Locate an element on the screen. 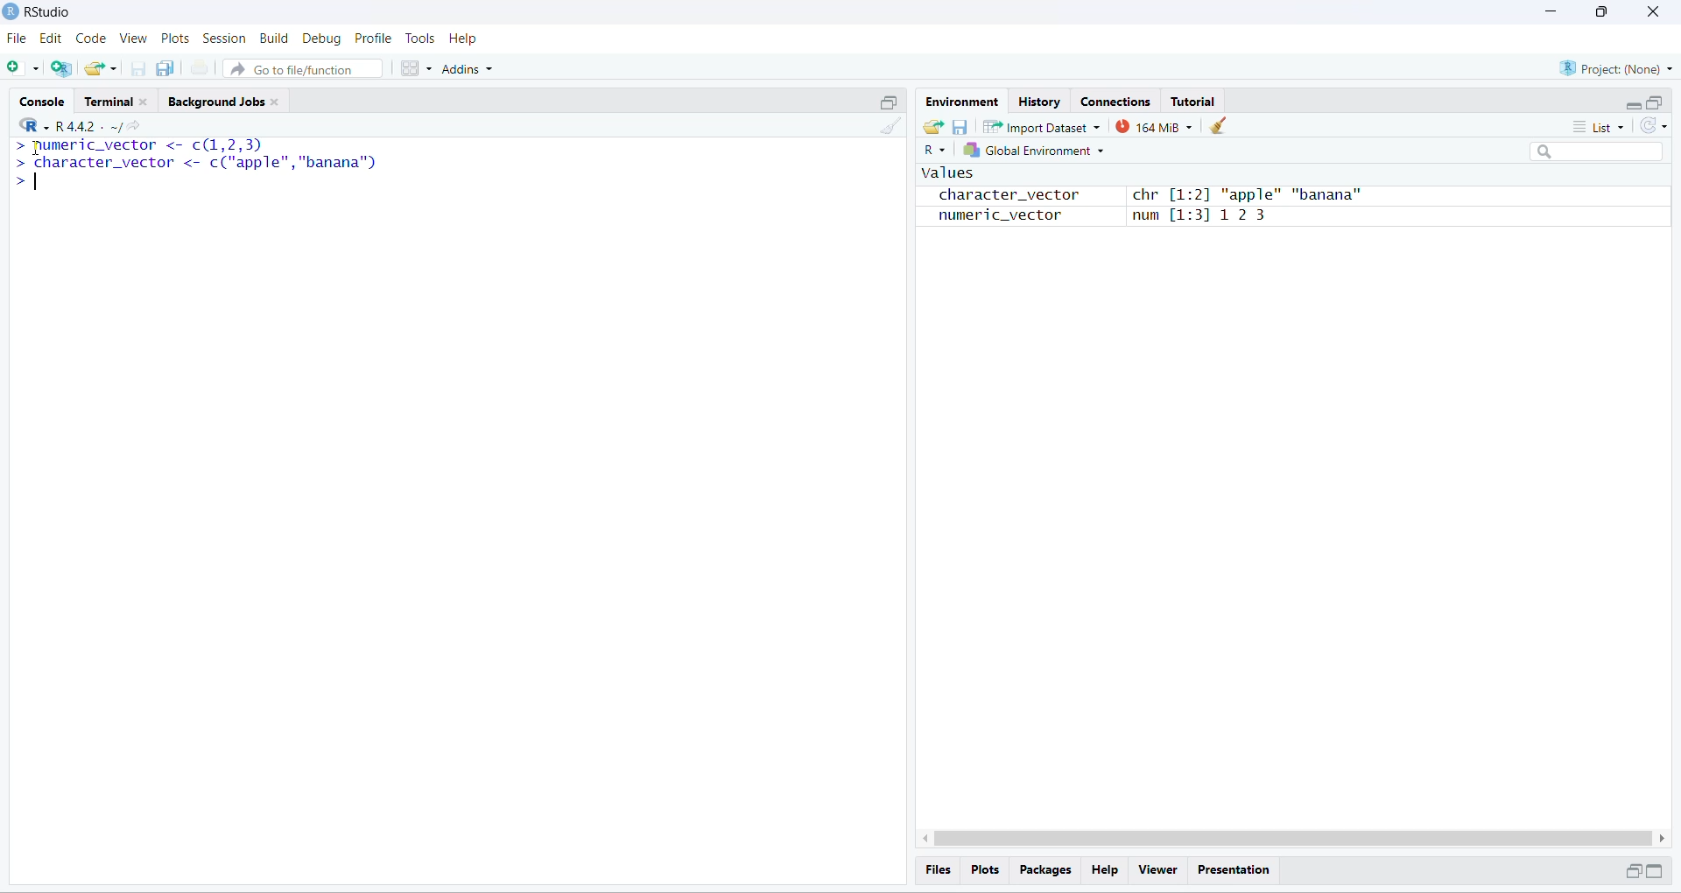 Image resolution: width=1681 pixels, height=893 pixels. Code is located at coordinates (89, 39).